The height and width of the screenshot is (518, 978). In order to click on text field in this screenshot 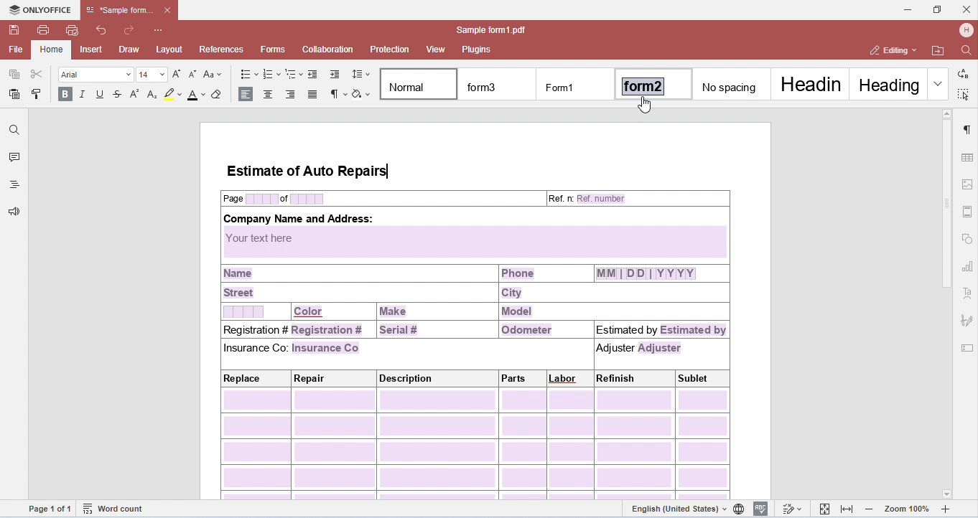, I will do `click(967, 349)`.